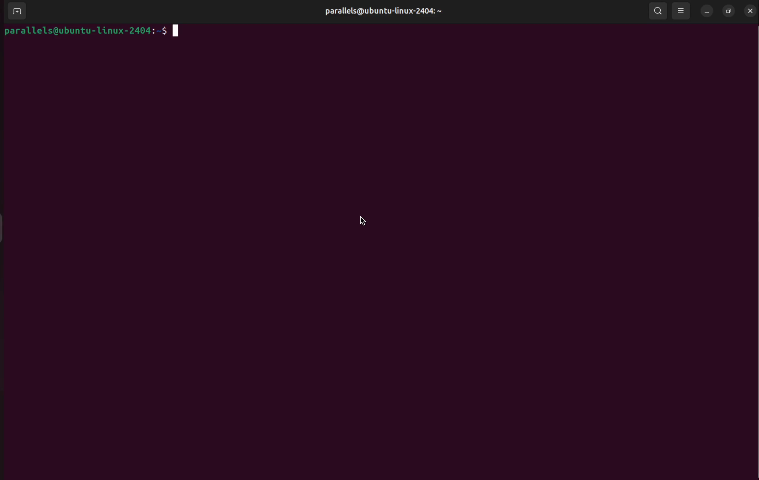  Describe the element at coordinates (360, 218) in the screenshot. I see `cursor` at that location.